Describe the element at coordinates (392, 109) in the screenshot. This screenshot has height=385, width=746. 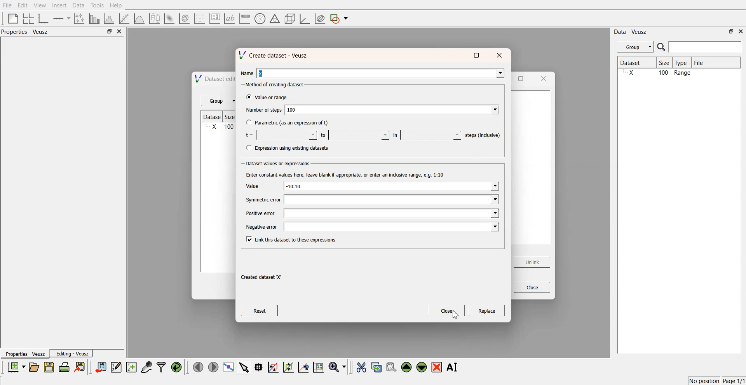
I see `100` at that location.